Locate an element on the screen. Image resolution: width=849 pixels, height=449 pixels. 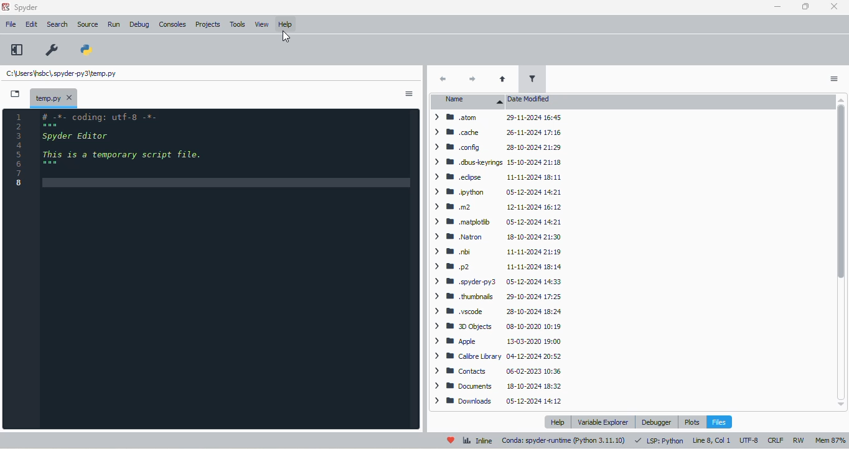
name is located at coordinates (468, 101).